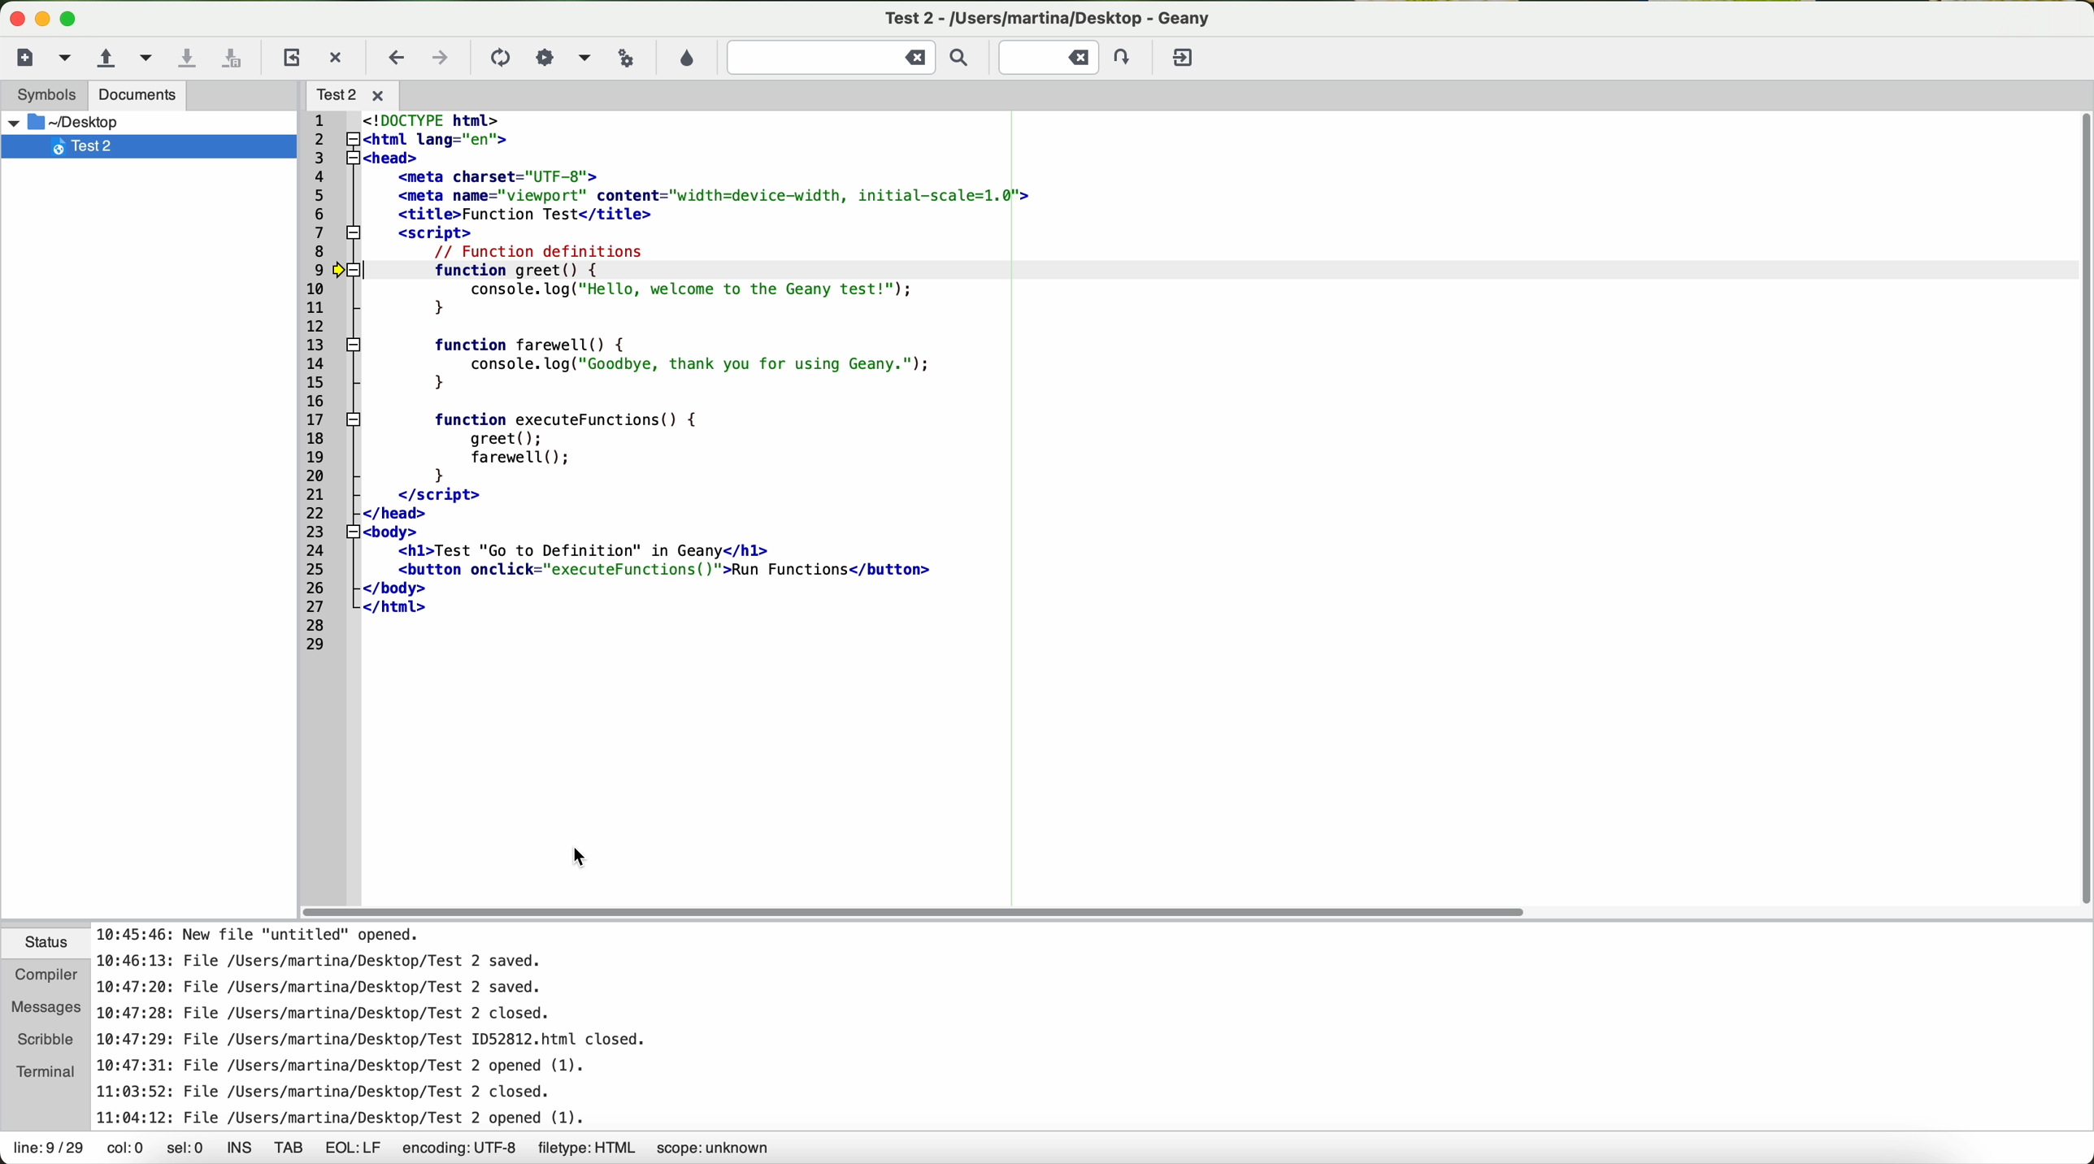 The image size is (2094, 1164). Describe the element at coordinates (140, 146) in the screenshot. I see `test 2` at that location.